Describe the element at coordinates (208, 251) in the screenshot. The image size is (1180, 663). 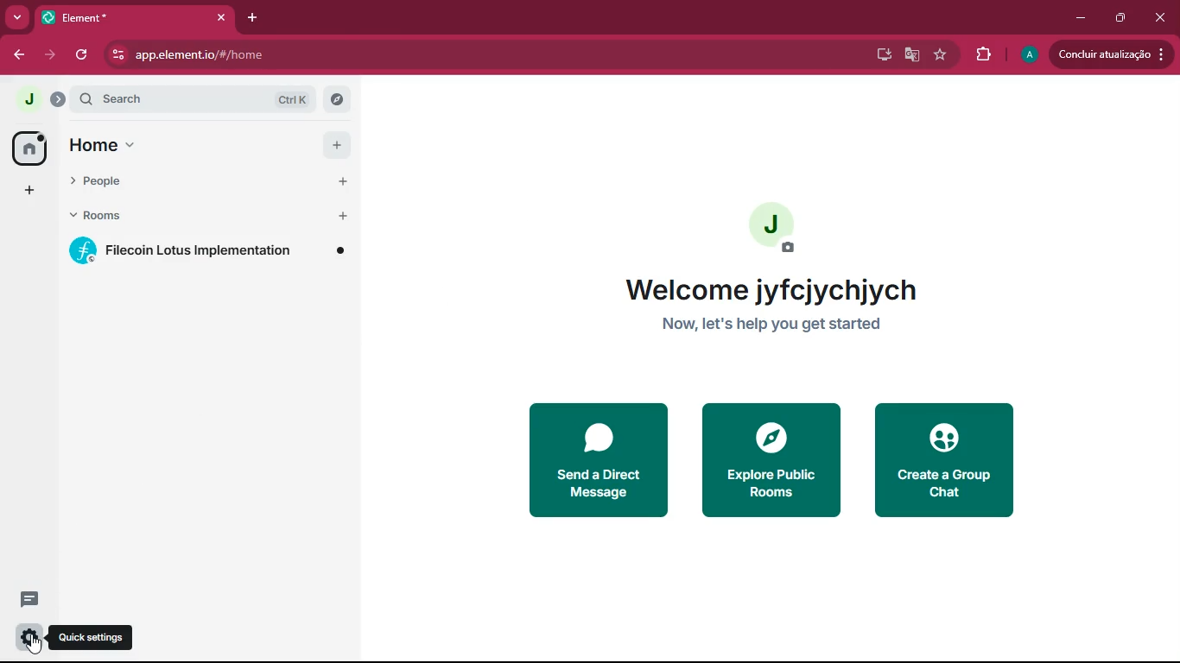
I see `Filecoin Lotus Implementation` at that location.